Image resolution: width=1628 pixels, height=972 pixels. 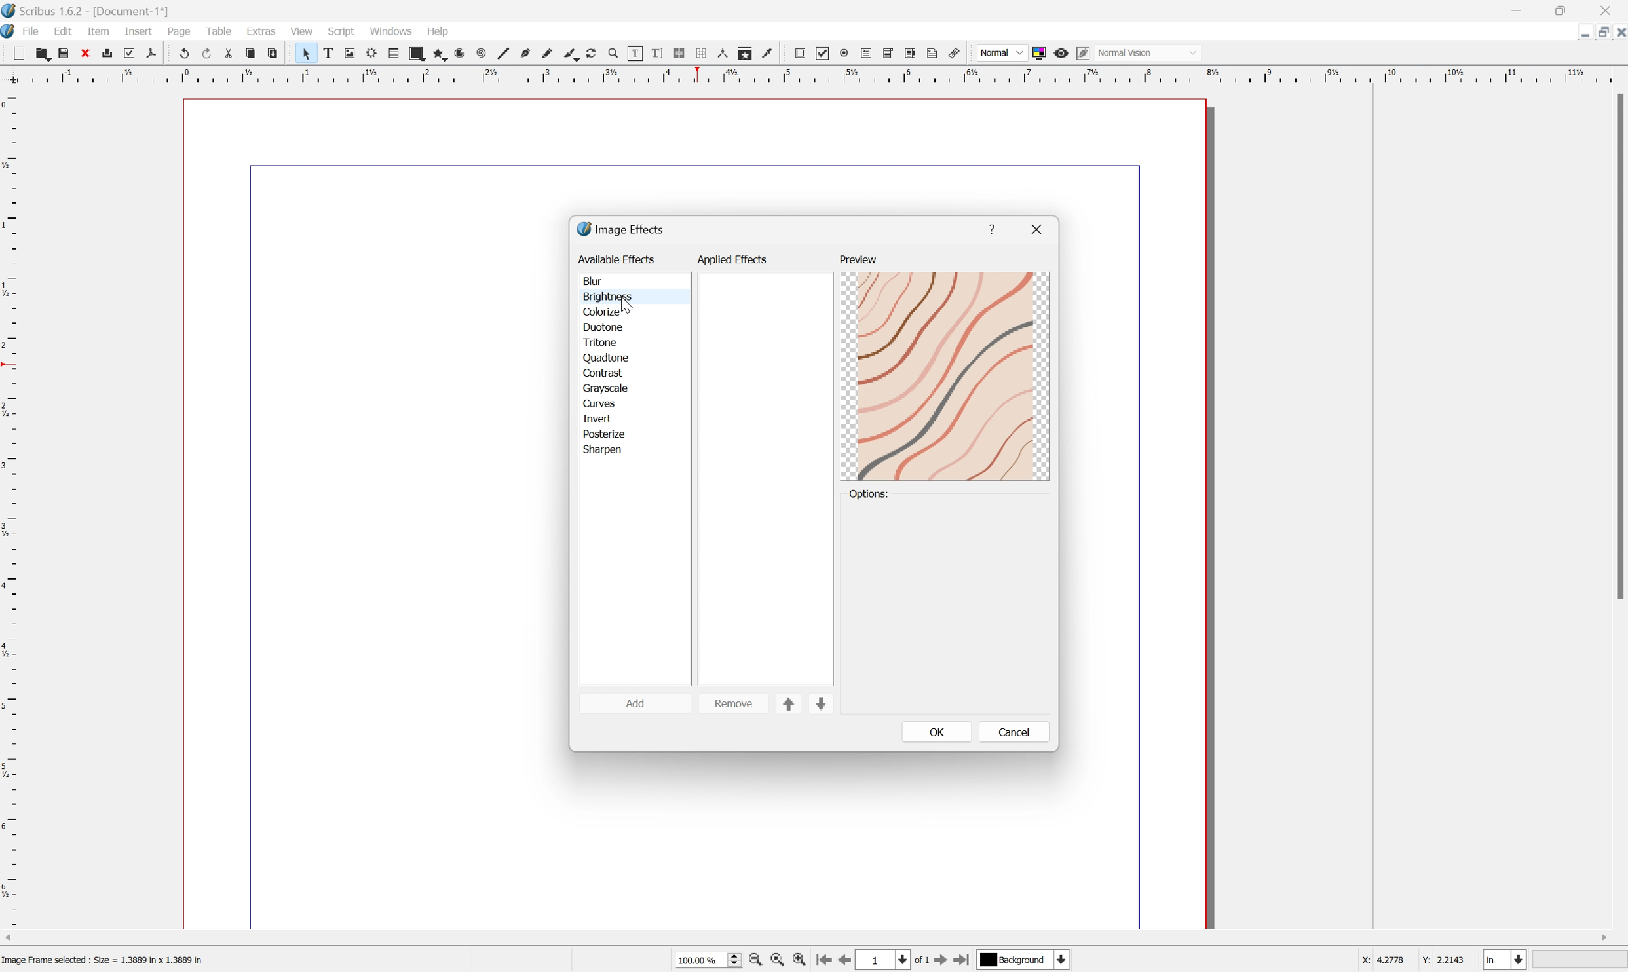 I want to click on Close, so click(x=87, y=53).